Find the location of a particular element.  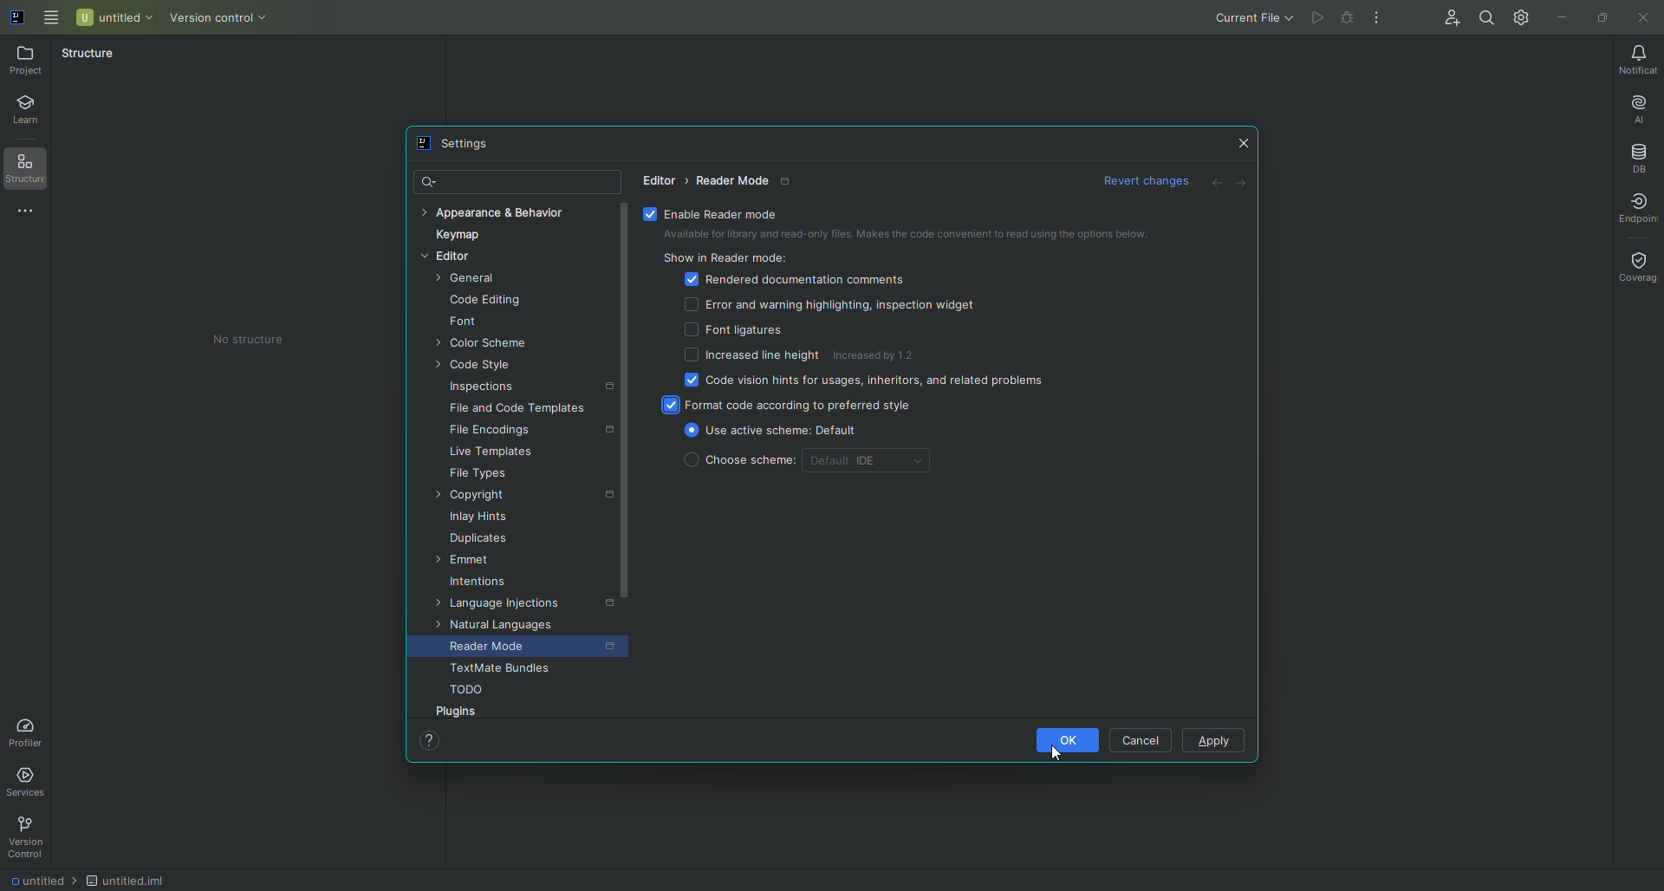

Inspections is located at coordinates (523, 389).